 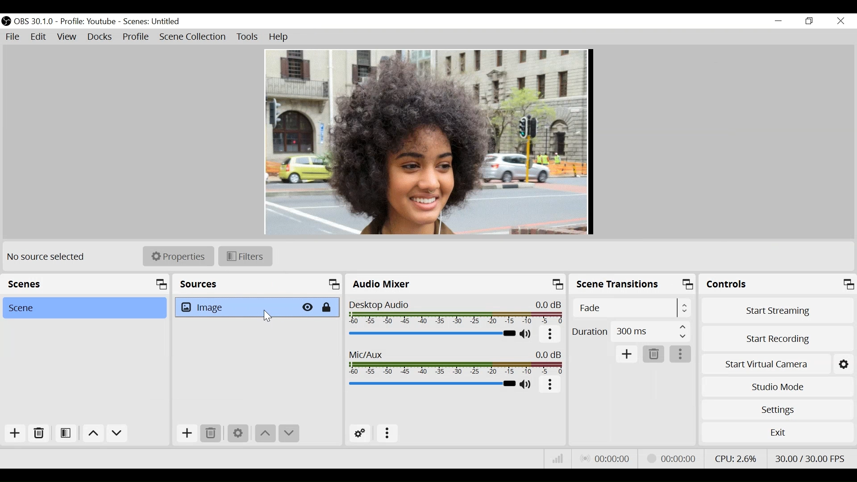 I want to click on Live Status, so click(x=612, y=458).